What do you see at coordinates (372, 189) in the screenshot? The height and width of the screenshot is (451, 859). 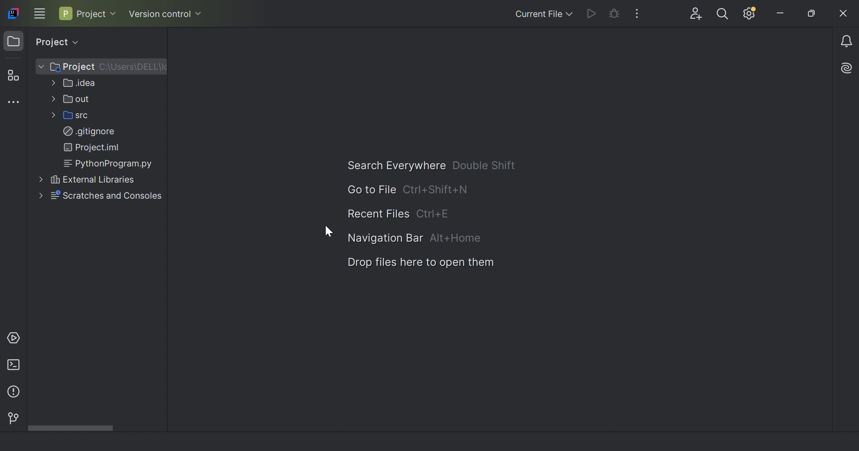 I see `Go to file` at bounding box center [372, 189].